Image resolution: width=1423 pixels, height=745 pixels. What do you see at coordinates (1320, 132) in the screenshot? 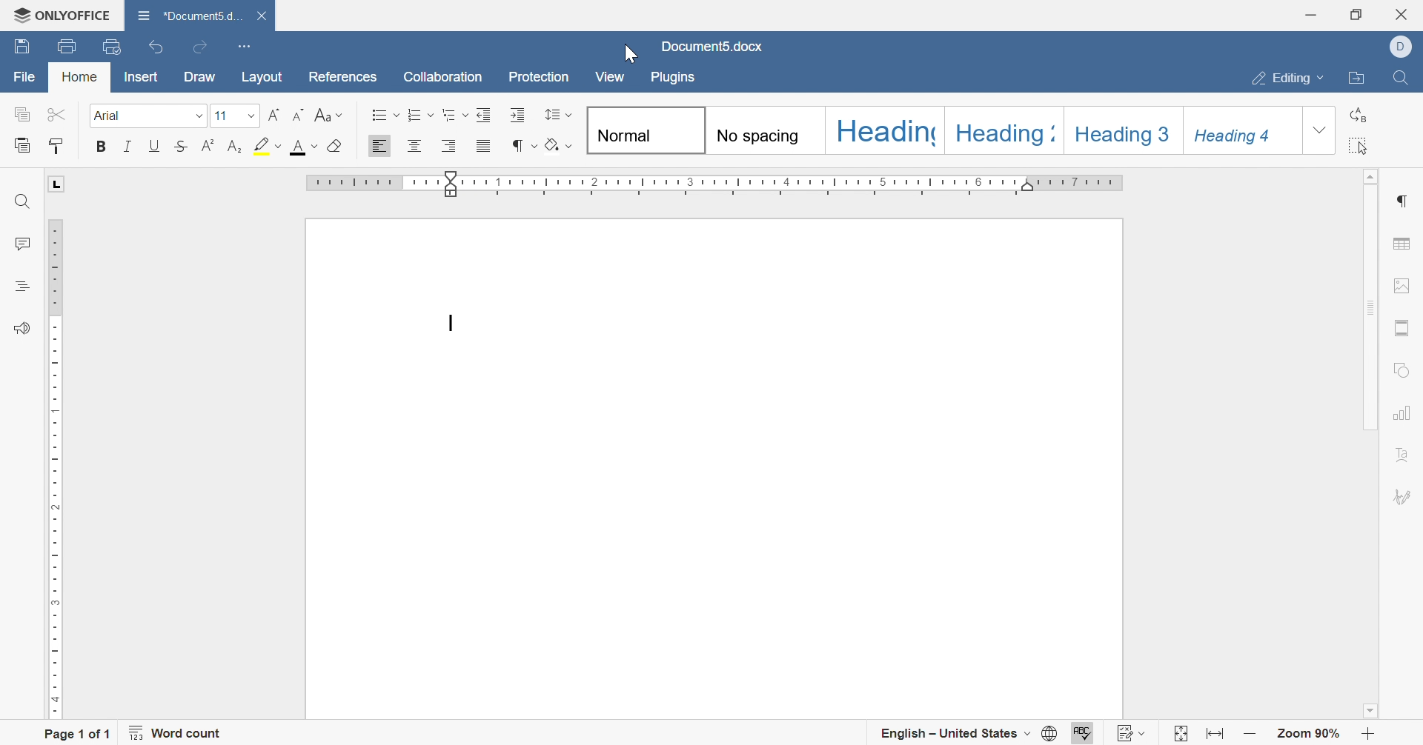
I see `drop down` at bounding box center [1320, 132].